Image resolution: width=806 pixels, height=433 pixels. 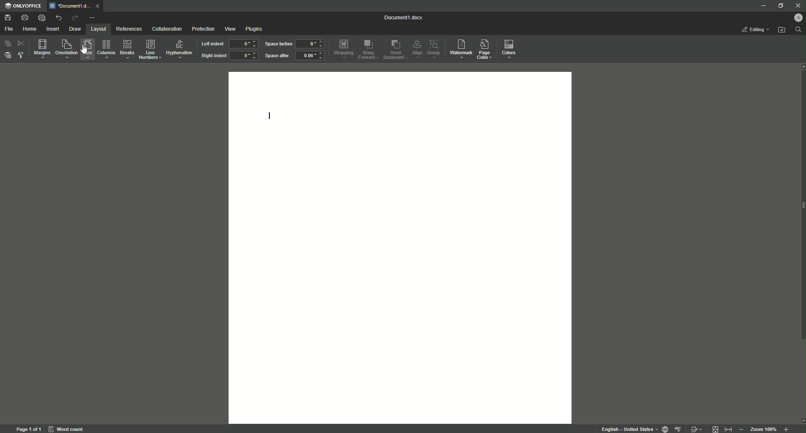 What do you see at coordinates (798, 18) in the screenshot?
I see `Profile` at bounding box center [798, 18].